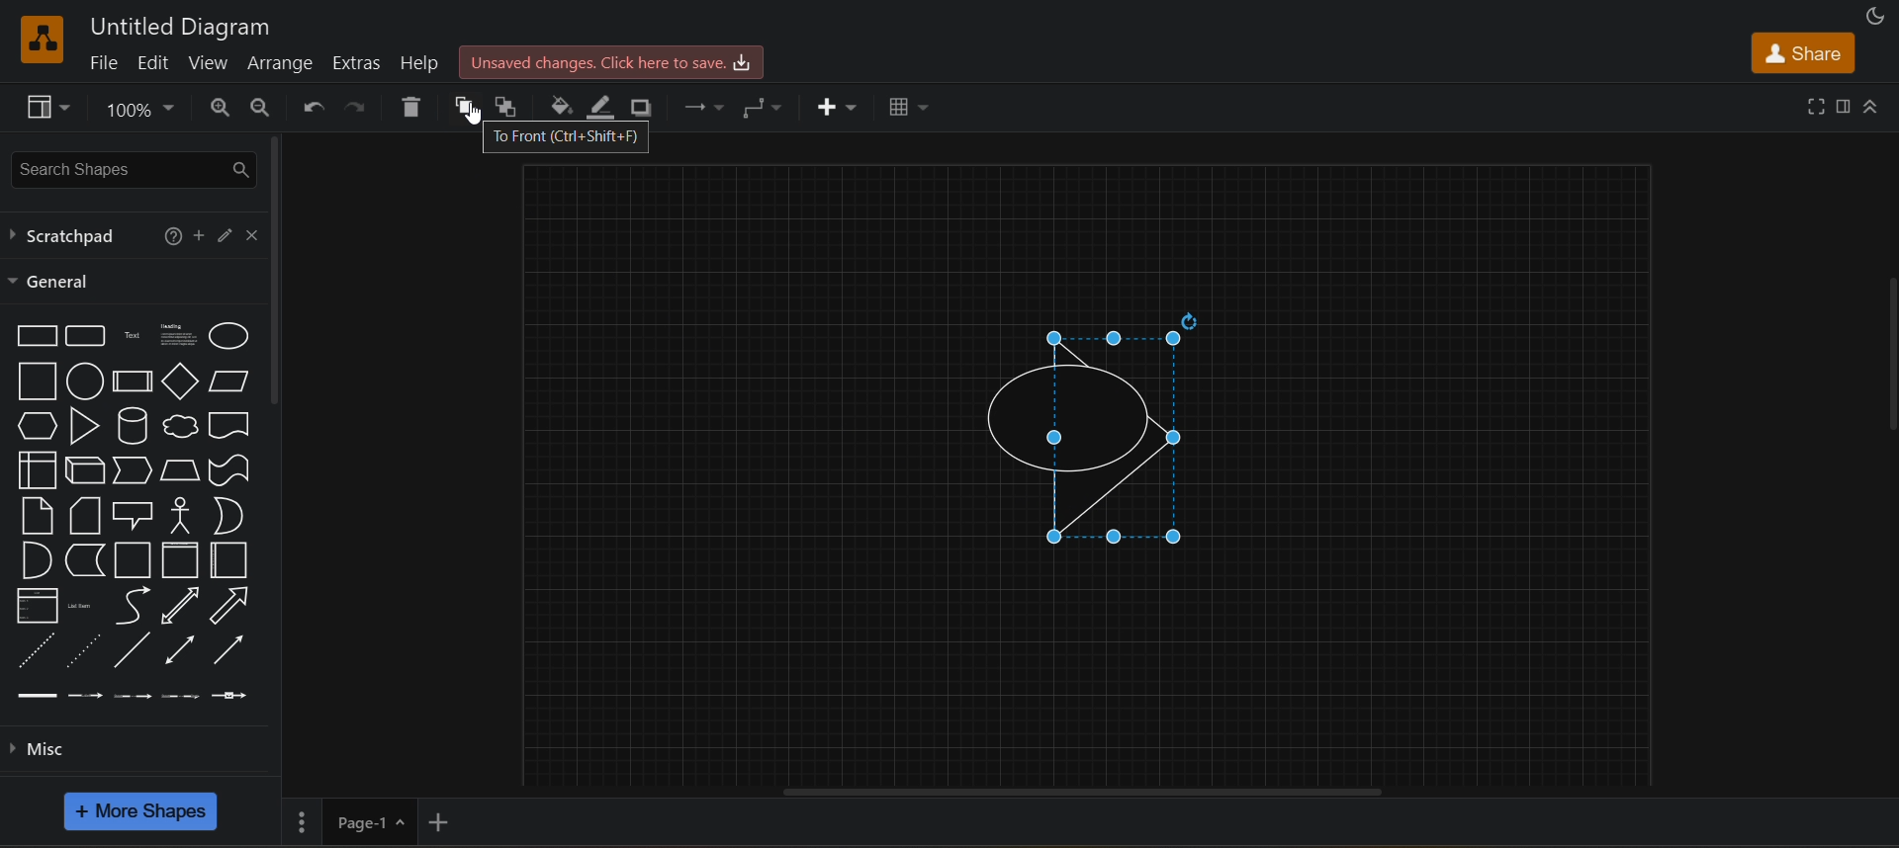 This screenshot has width=1899, height=848. I want to click on insert, so click(844, 109).